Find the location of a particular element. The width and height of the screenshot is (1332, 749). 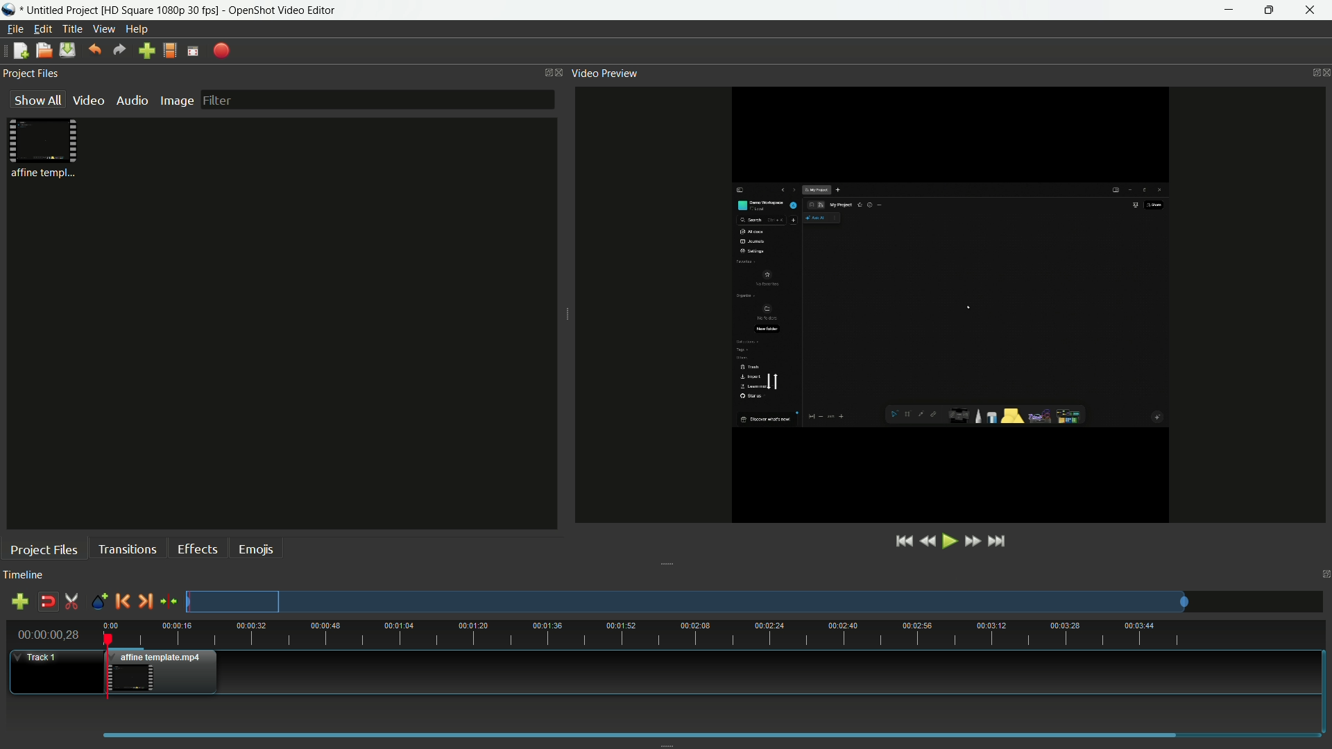

undo is located at coordinates (94, 49).